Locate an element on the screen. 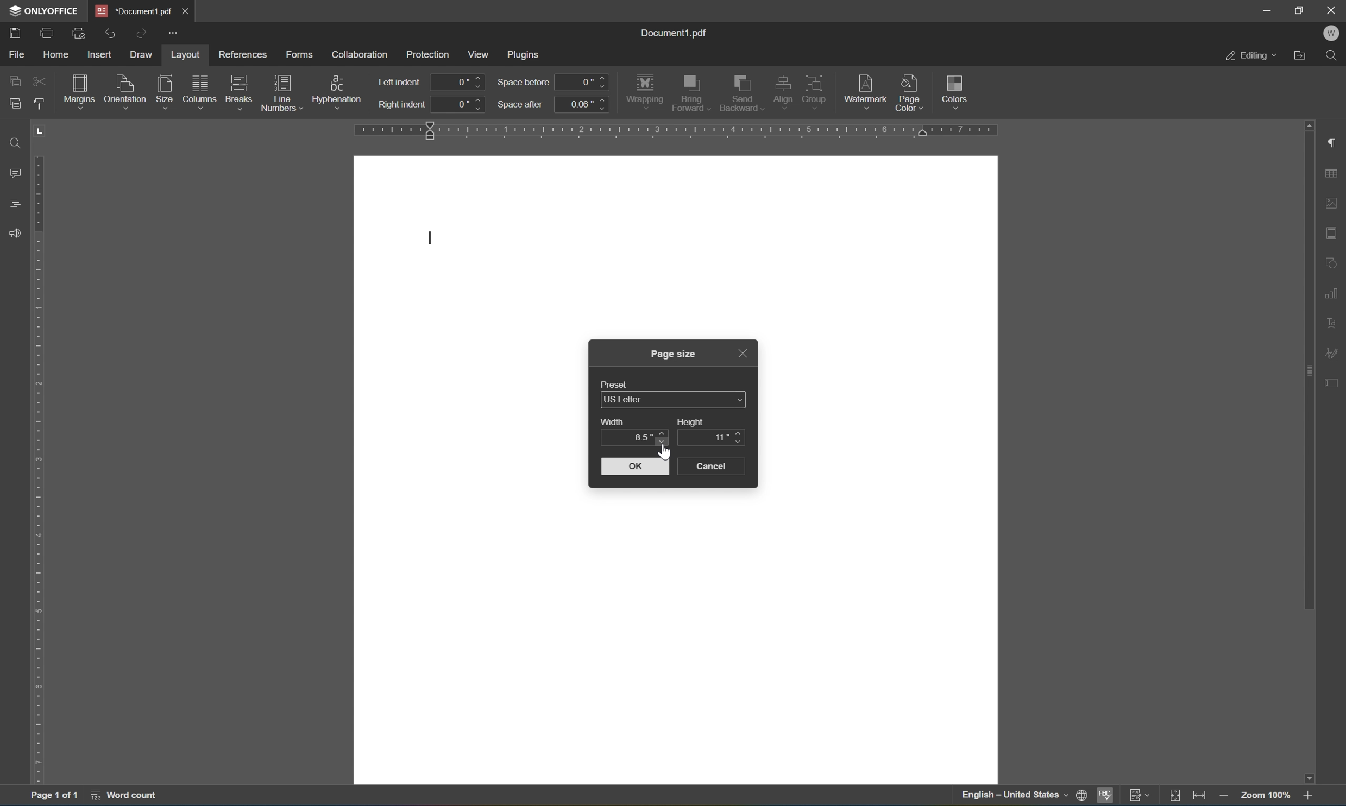  comments is located at coordinates (12, 173).